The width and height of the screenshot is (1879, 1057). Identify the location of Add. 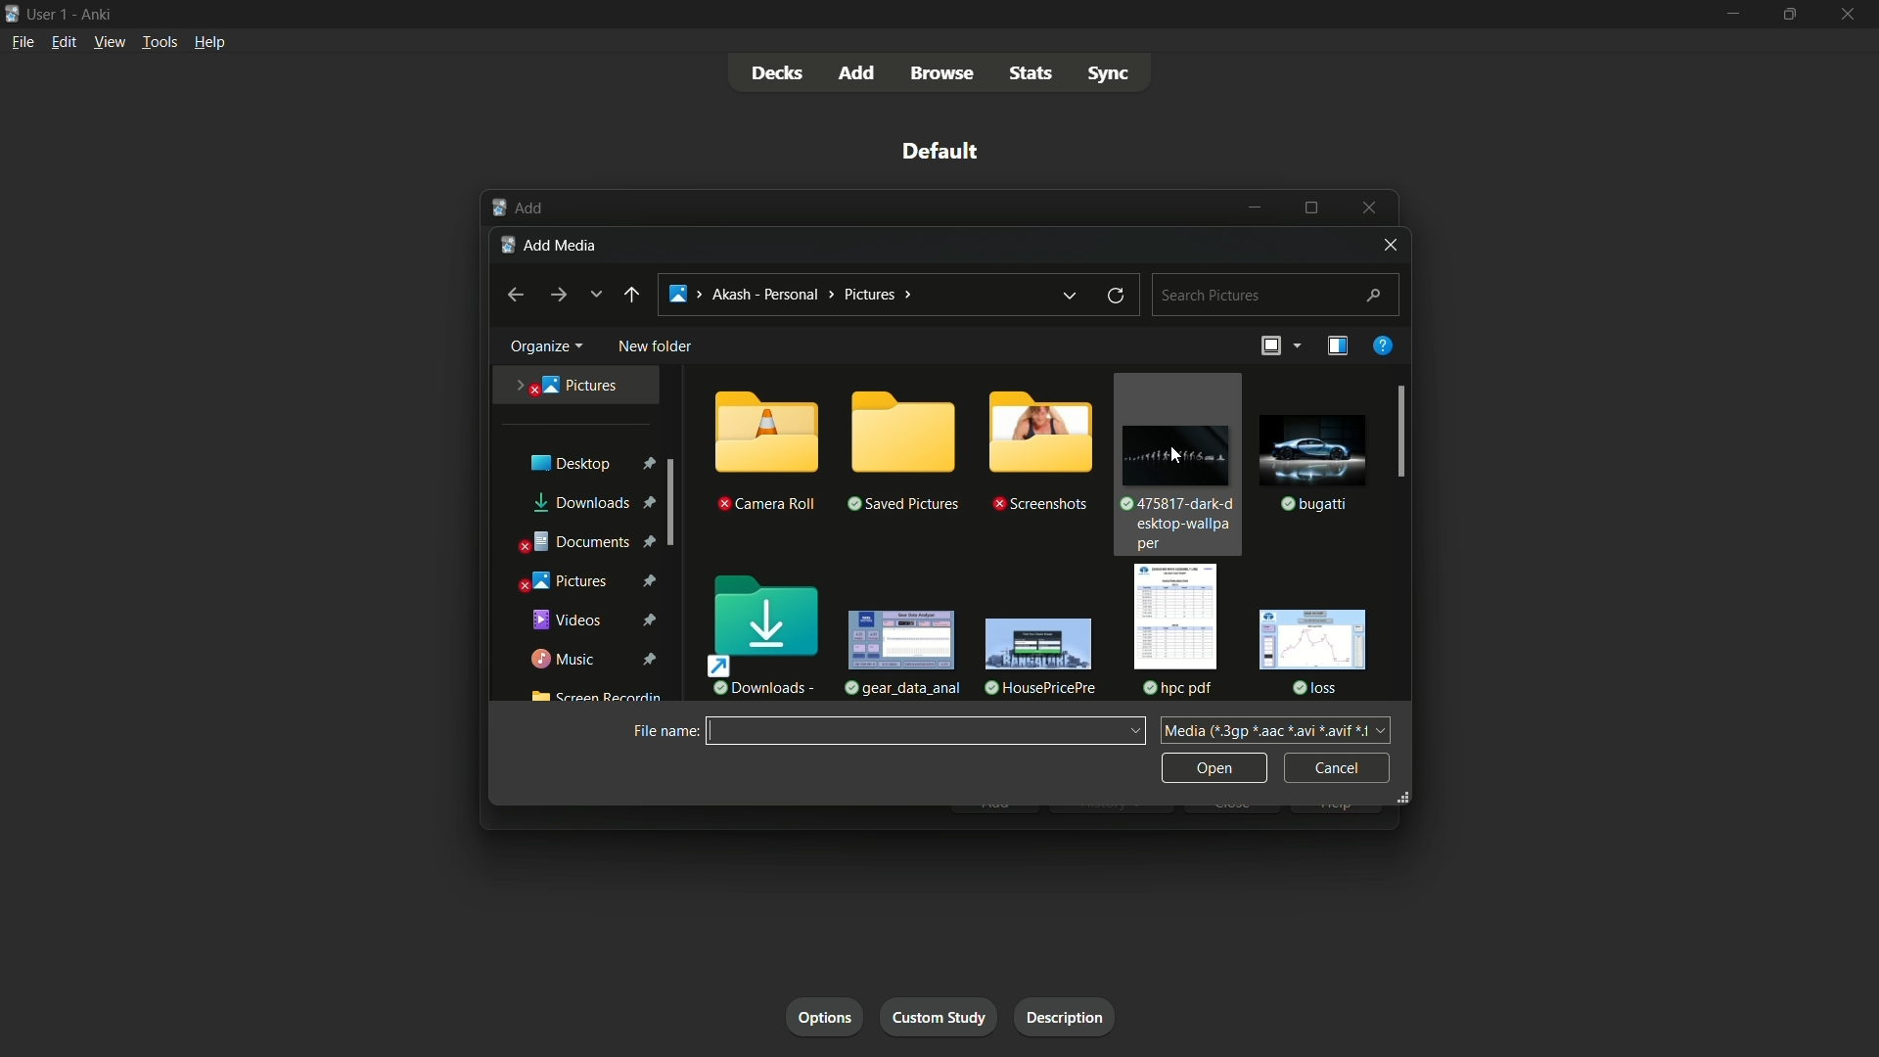
(516, 207).